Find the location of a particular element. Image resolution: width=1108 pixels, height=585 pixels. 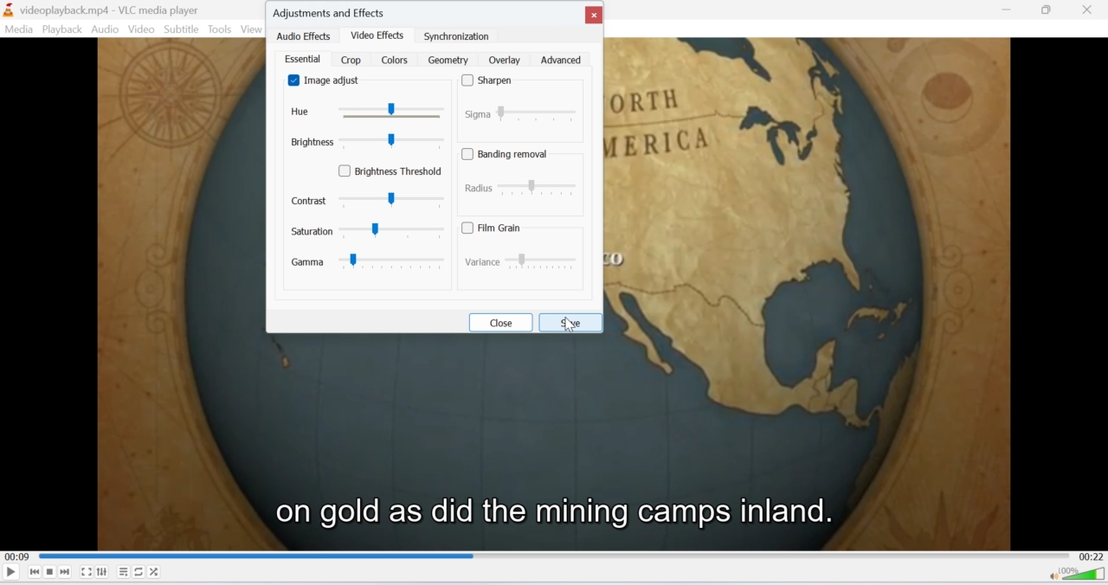

minimise is located at coordinates (1008, 10).